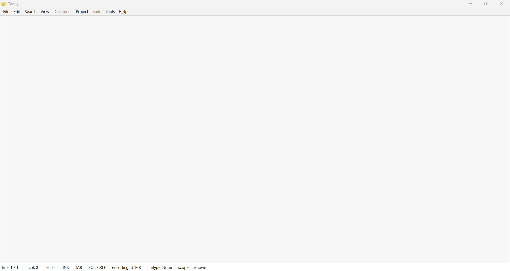 The image size is (510, 271). I want to click on document, so click(62, 11).